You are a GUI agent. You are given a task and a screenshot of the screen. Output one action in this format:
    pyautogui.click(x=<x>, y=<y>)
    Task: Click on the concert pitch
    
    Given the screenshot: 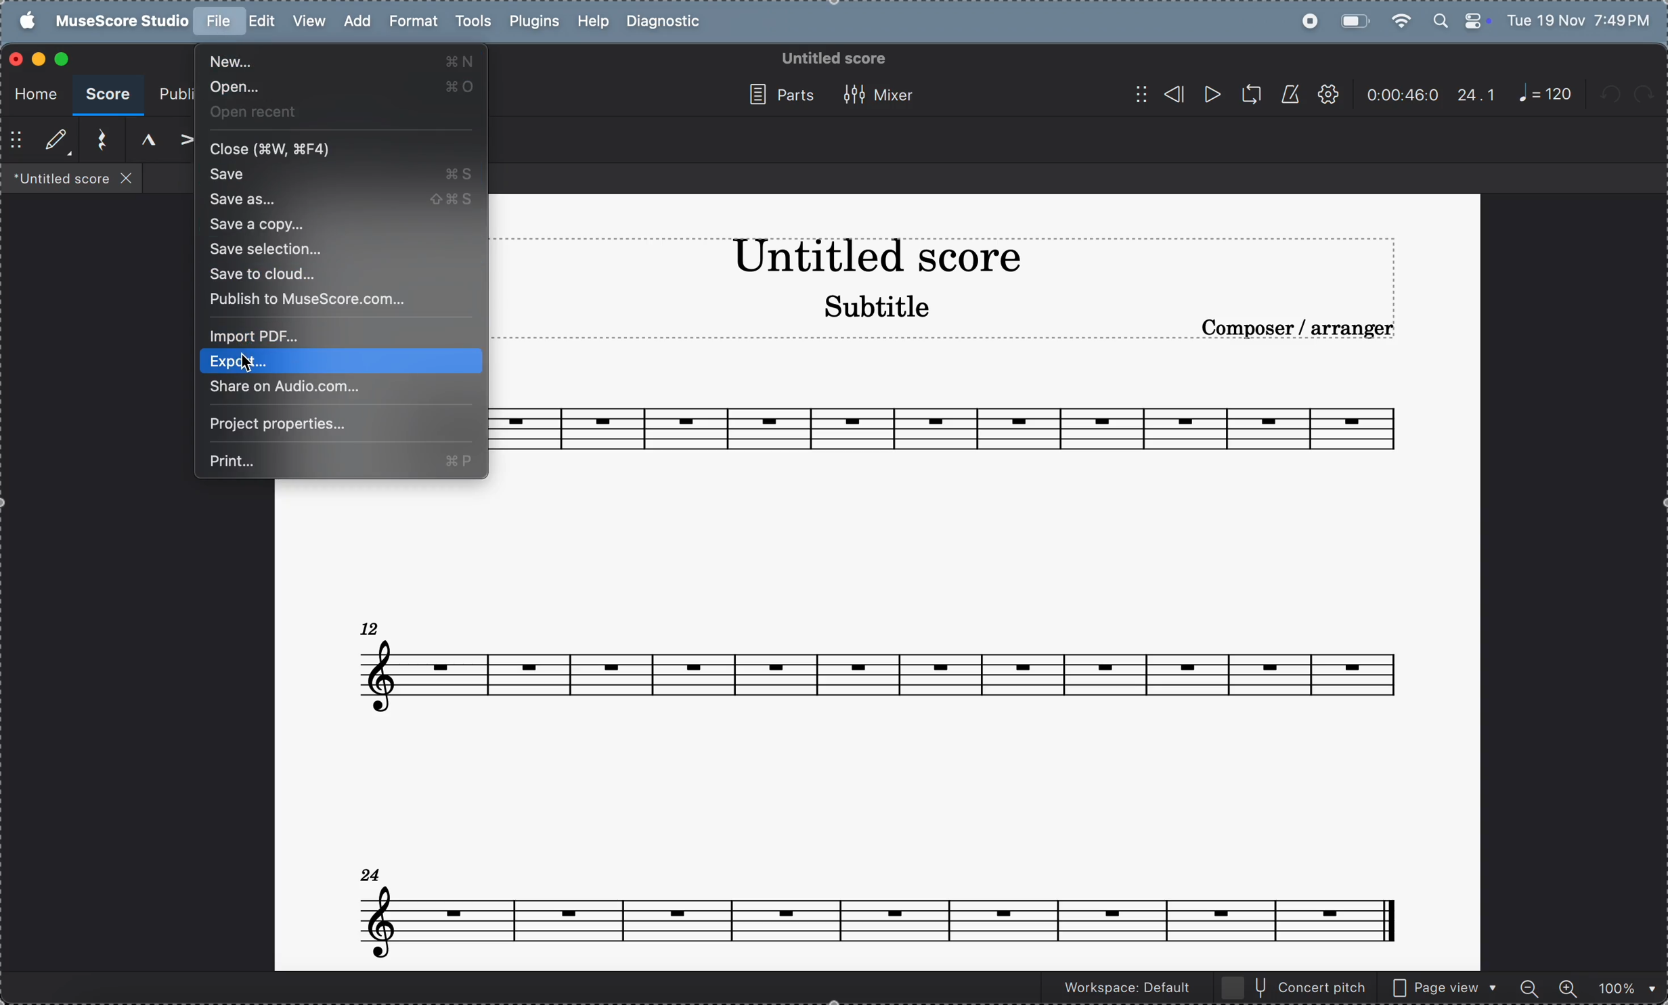 What is the action you would take?
    pyautogui.click(x=1295, y=987)
    